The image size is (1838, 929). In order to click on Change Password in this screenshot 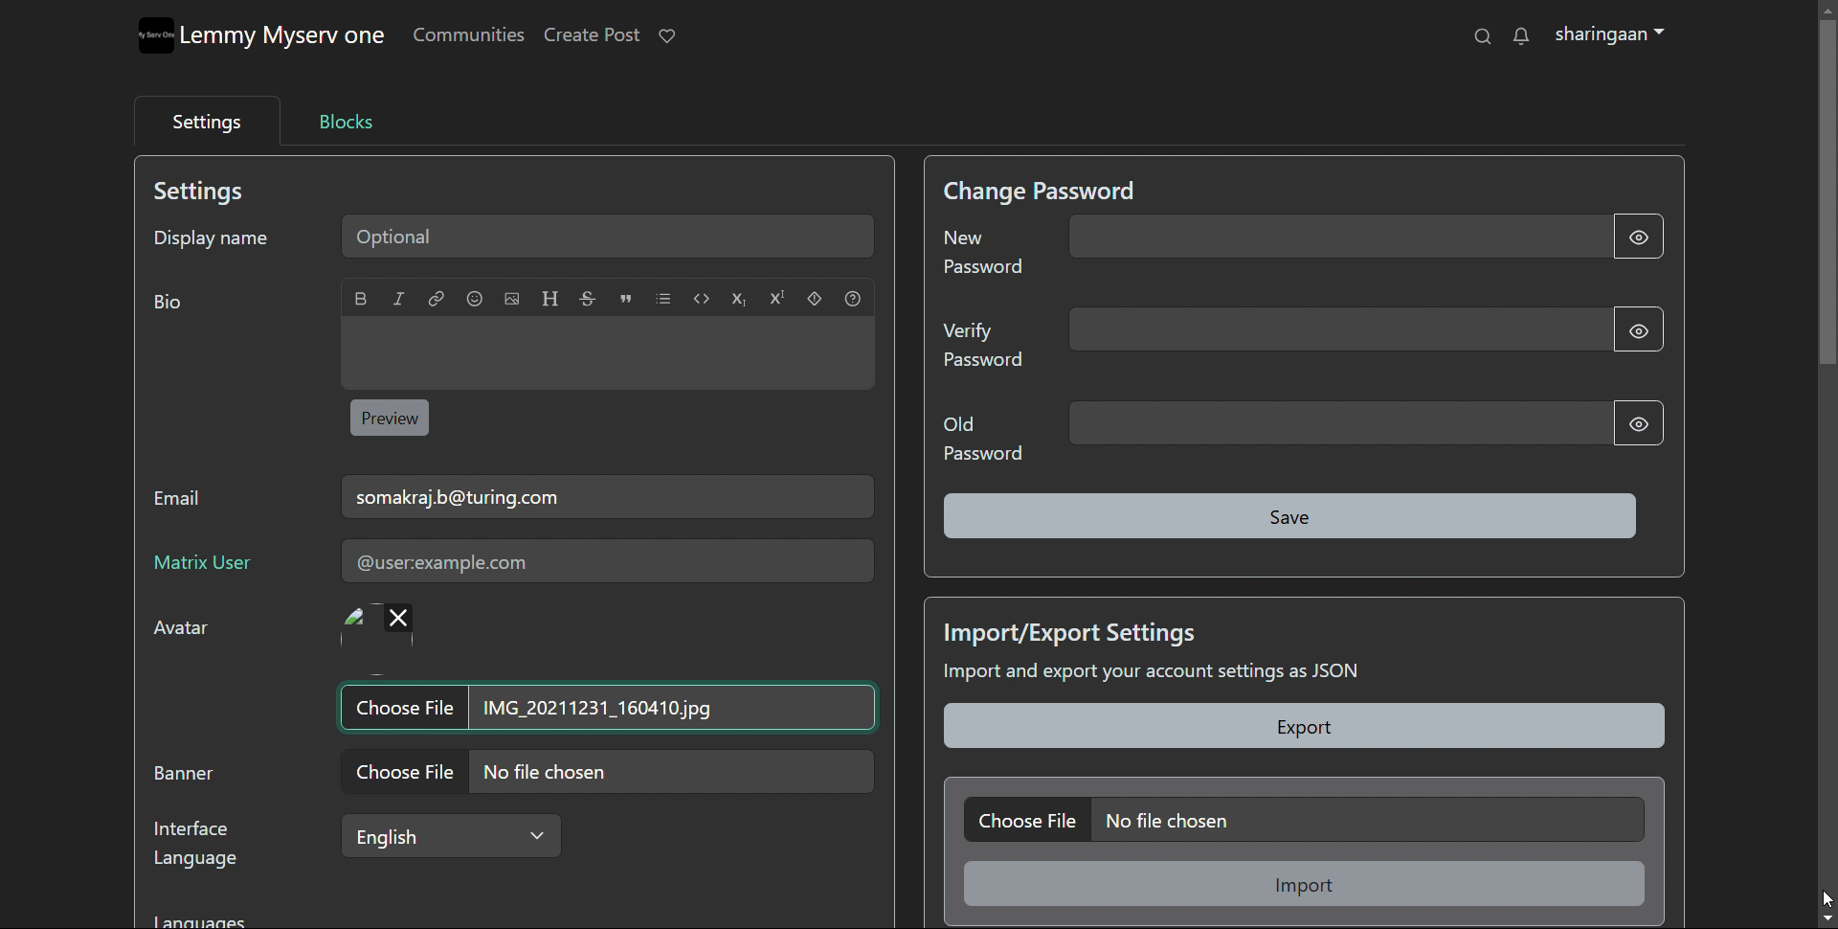, I will do `click(1045, 190)`.